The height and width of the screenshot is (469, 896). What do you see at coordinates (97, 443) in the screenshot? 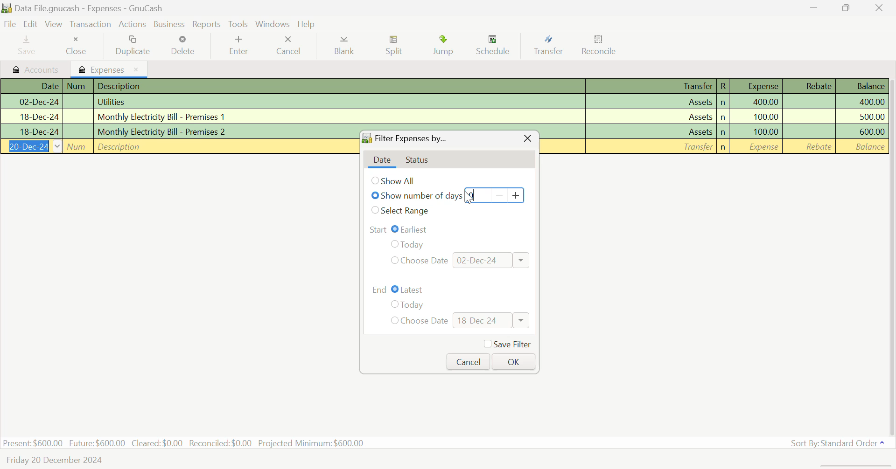
I see `Future` at bounding box center [97, 443].